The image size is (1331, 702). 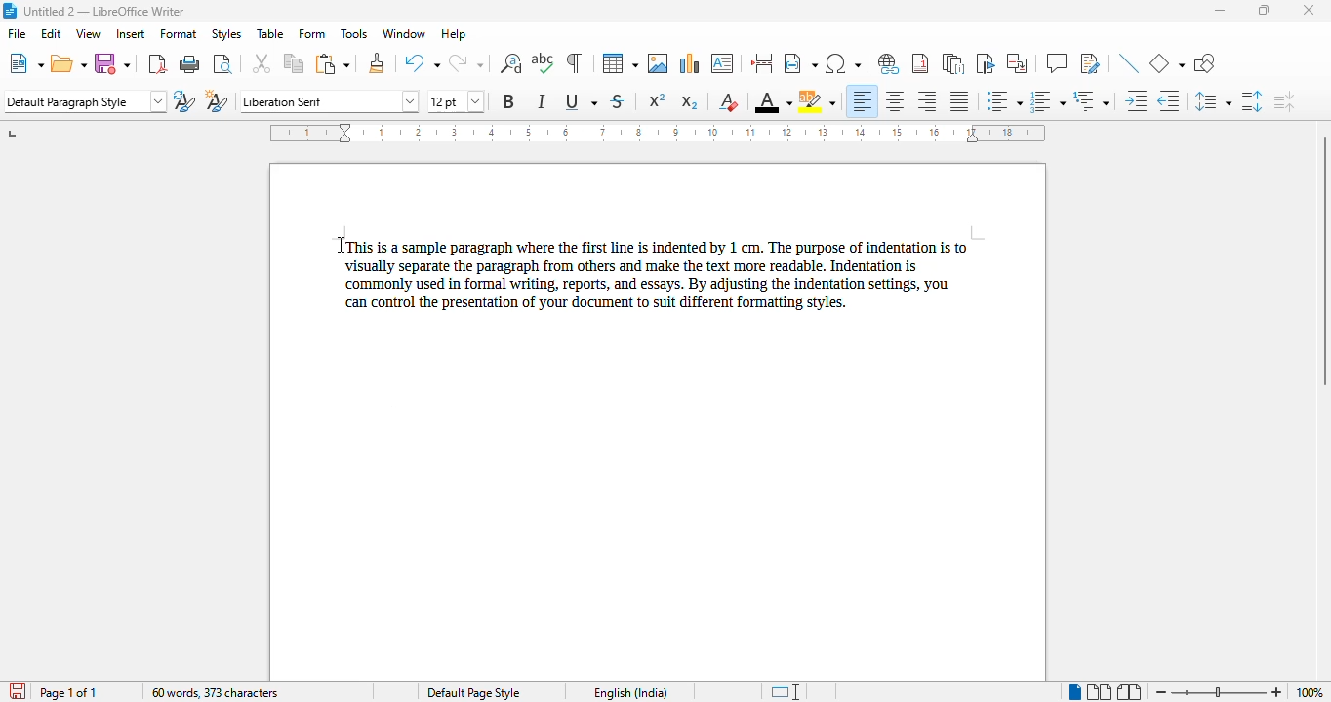 What do you see at coordinates (404, 33) in the screenshot?
I see `window` at bounding box center [404, 33].